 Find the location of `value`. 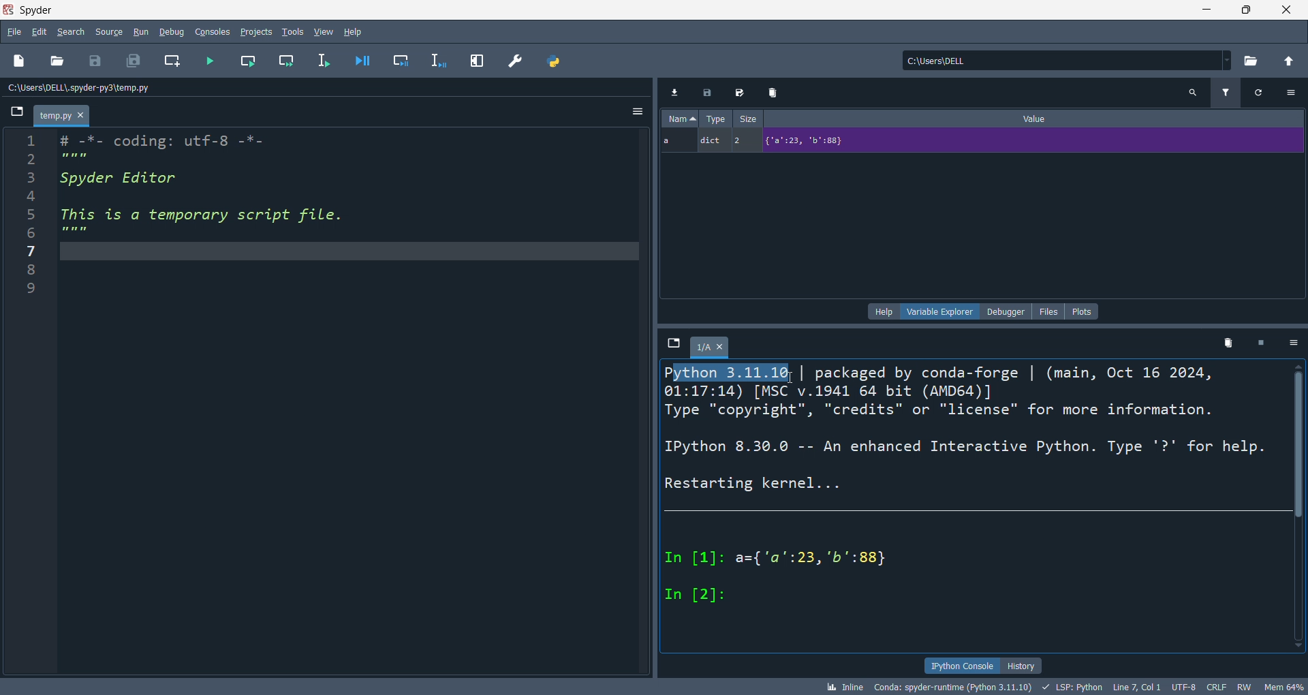

value is located at coordinates (1038, 117).